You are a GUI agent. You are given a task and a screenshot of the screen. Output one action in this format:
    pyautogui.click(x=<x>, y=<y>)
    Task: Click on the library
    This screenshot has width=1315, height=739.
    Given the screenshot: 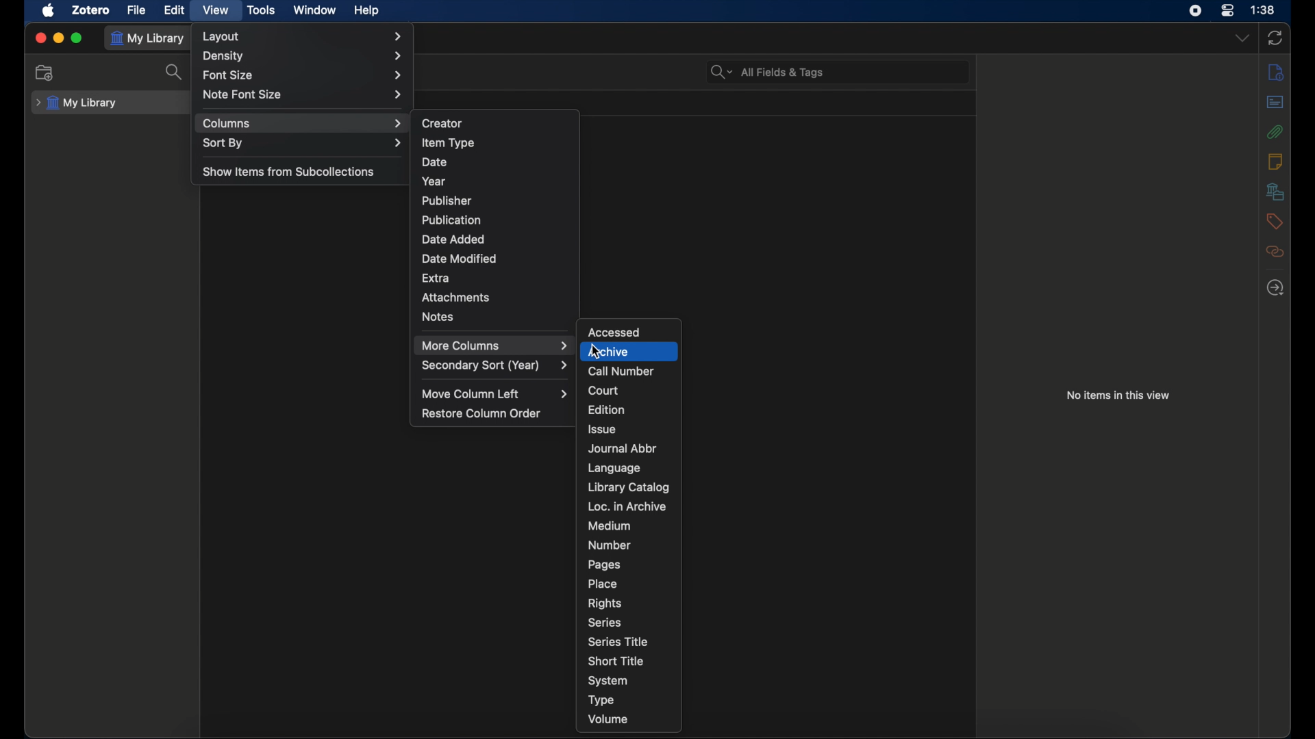 What is the action you would take?
    pyautogui.click(x=1275, y=191)
    